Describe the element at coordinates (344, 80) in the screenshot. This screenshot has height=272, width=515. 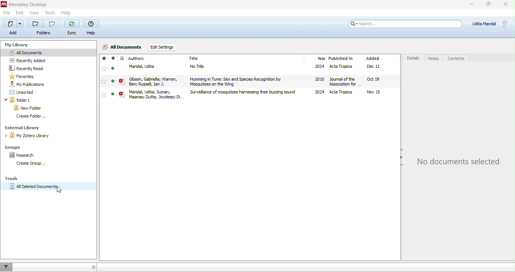
I see `Acta Tropica
Journal of the
‘Association for
Acta Tropica` at that location.